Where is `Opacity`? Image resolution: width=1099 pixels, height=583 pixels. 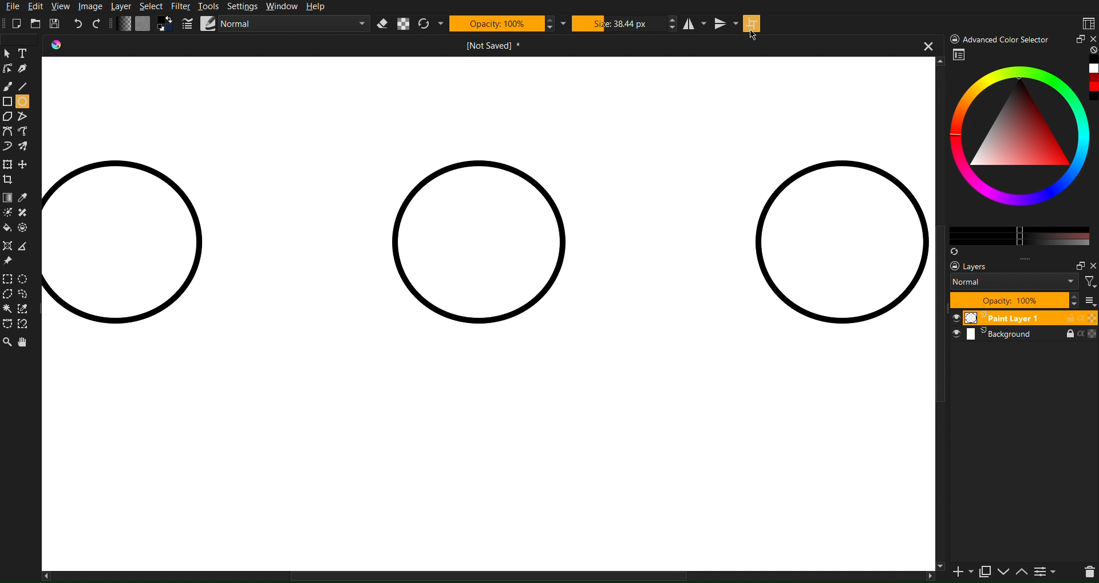 Opacity is located at coordinates (496, 23).